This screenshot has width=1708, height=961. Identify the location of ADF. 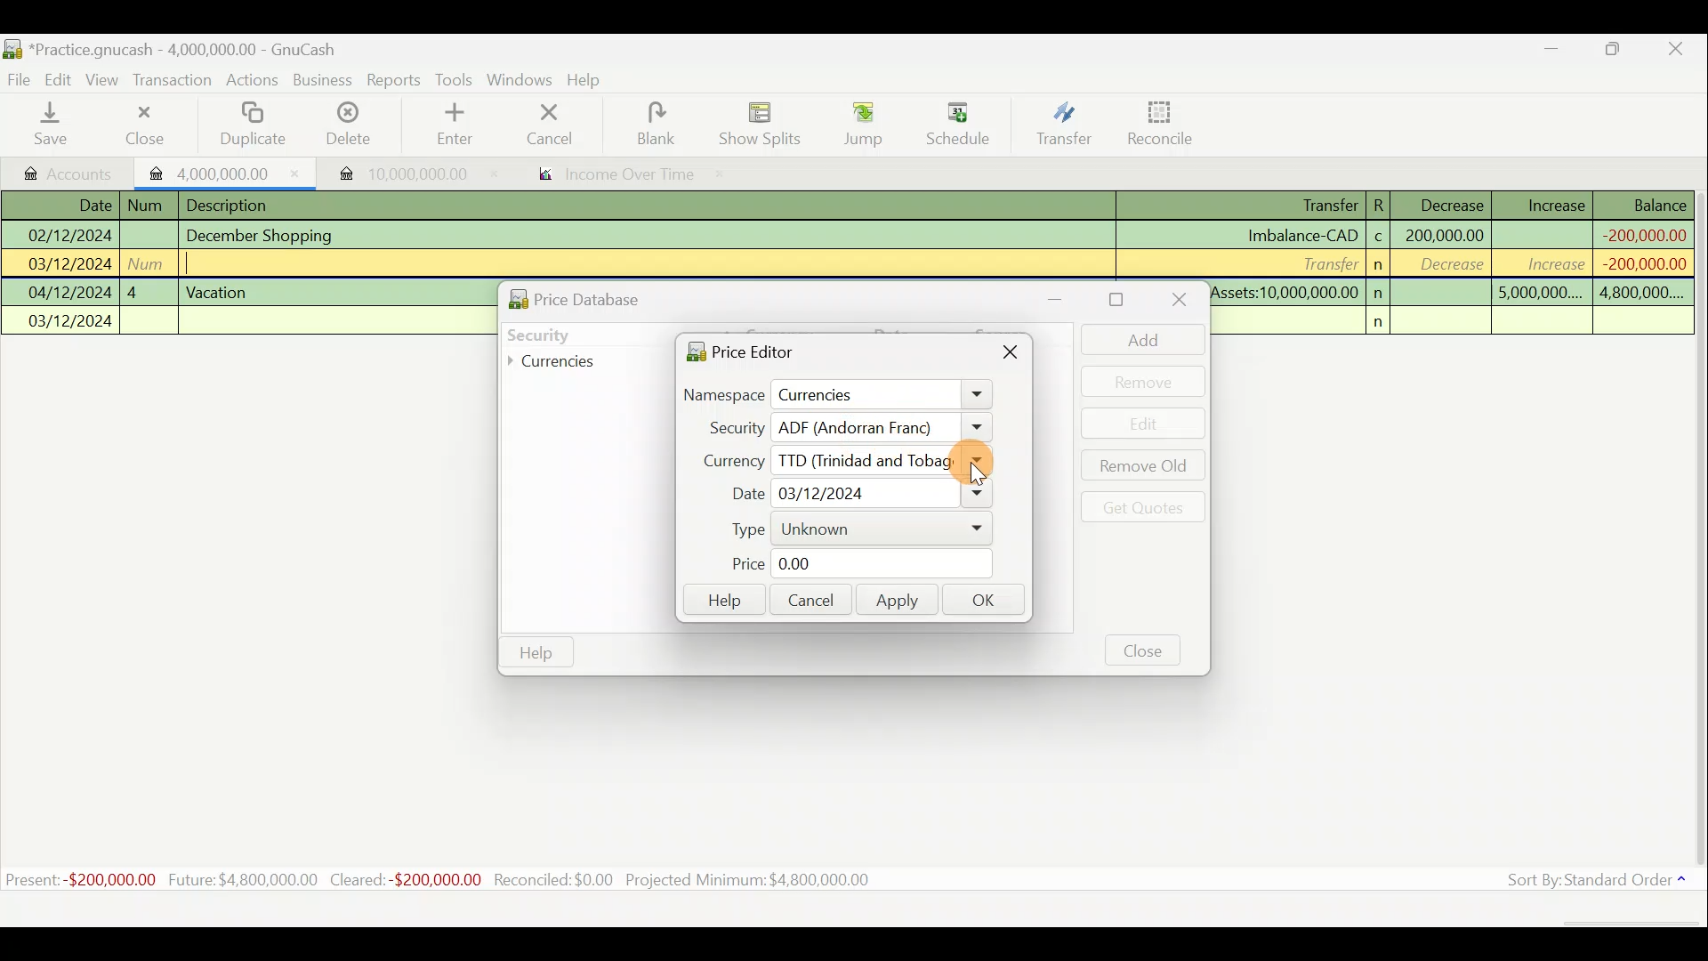
(882, 428).